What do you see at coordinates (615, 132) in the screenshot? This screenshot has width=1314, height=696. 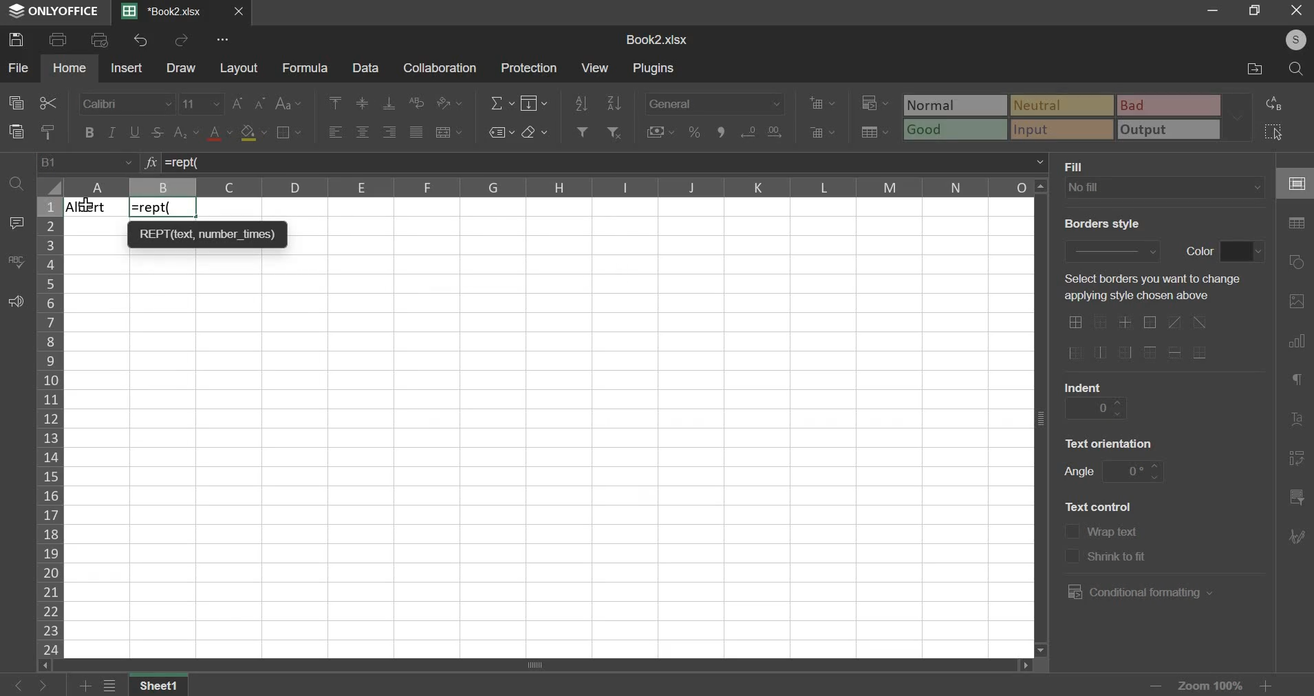 I see `remove filter` at bounding box center [615, 132].